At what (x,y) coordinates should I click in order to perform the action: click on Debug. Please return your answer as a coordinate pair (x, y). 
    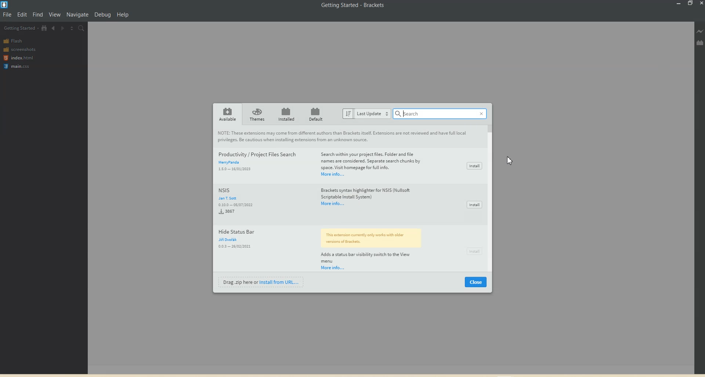
    Looking at the image, I should click on (102, 14).